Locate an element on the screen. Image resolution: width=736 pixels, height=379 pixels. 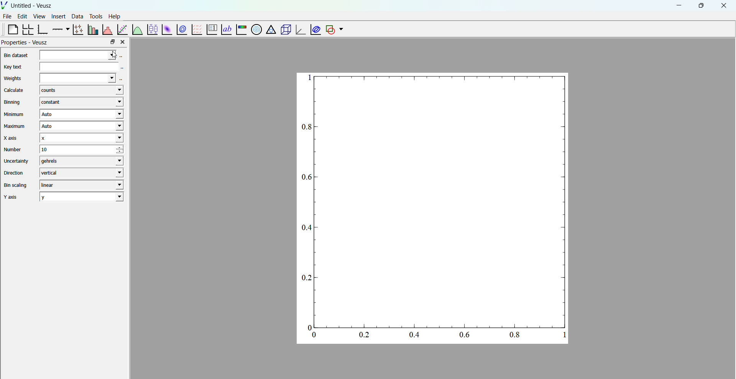
Bin Dataset is located at coordinates (16, 55).